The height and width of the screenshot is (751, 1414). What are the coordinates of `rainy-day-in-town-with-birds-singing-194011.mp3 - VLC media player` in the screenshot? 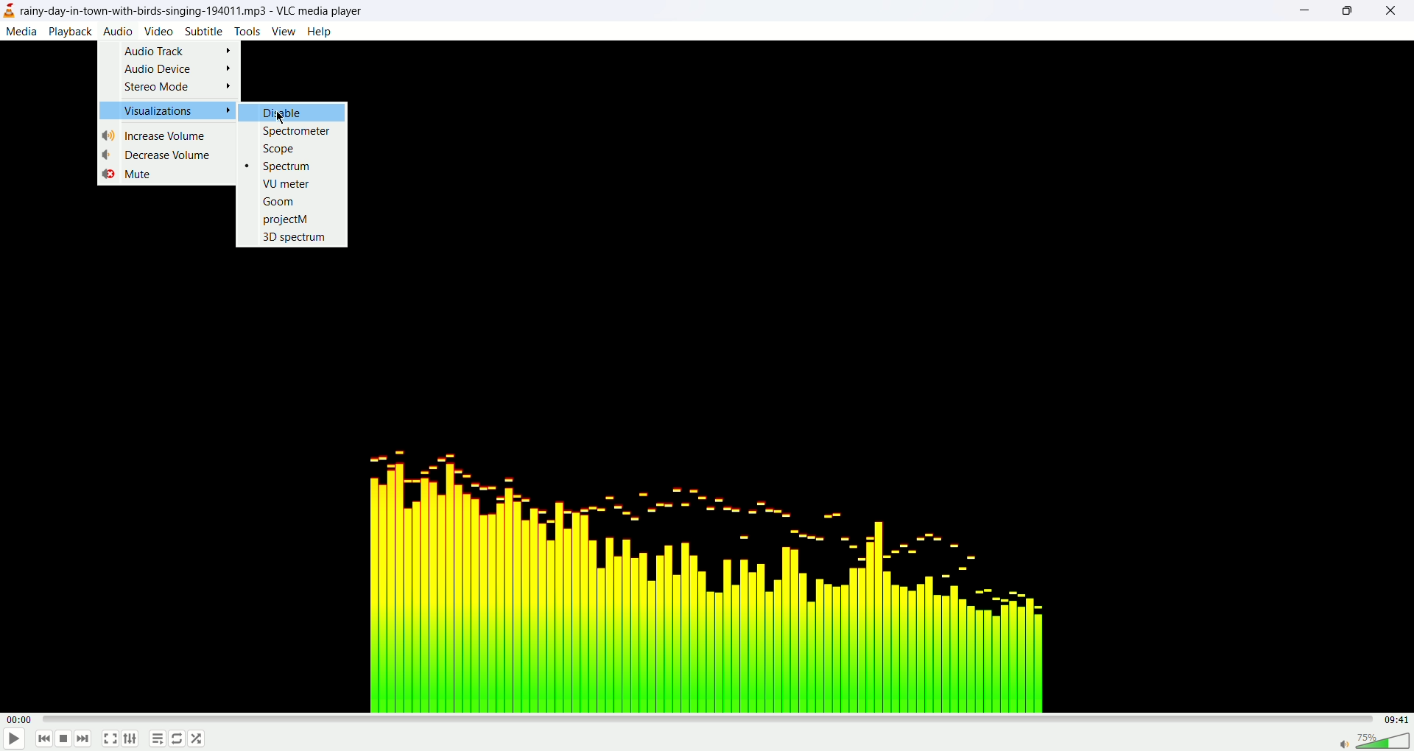 It's located at (201, 10).